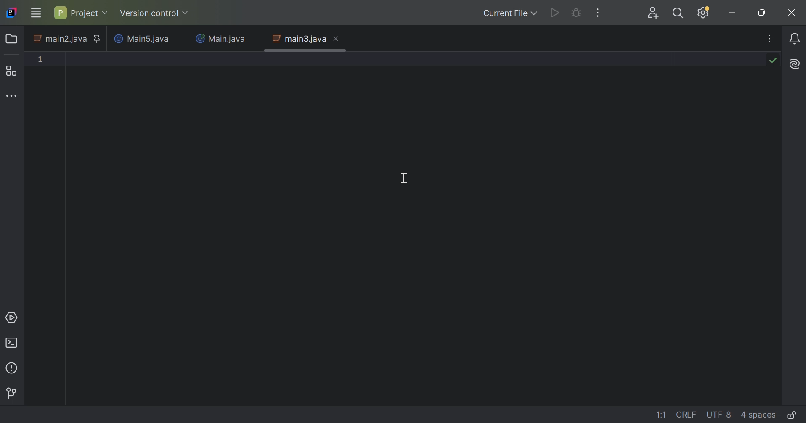  What do you see at coordinates (795, 65) in the screenshot?
I see `AI Assistant` at bounding box center [795, 65].